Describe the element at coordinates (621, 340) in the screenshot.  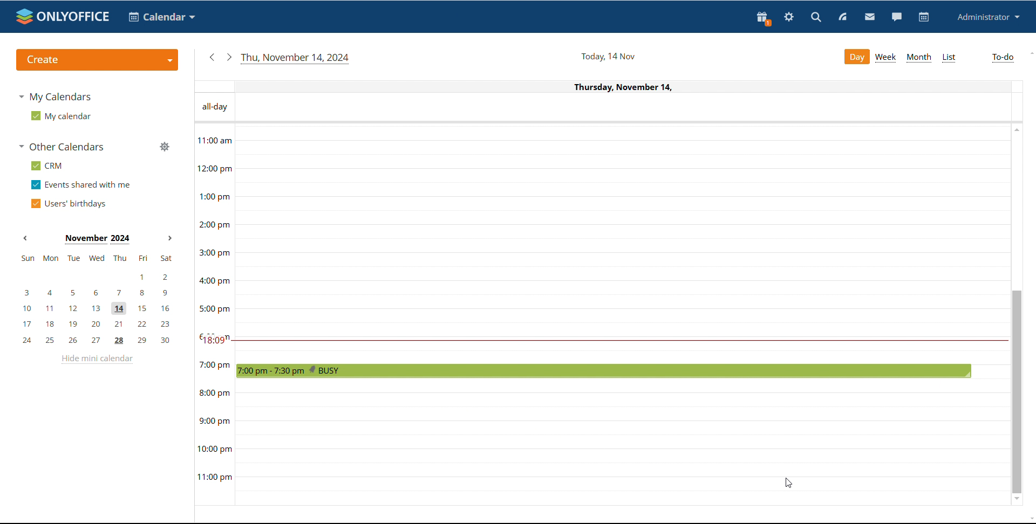
I see `current time` at that location.